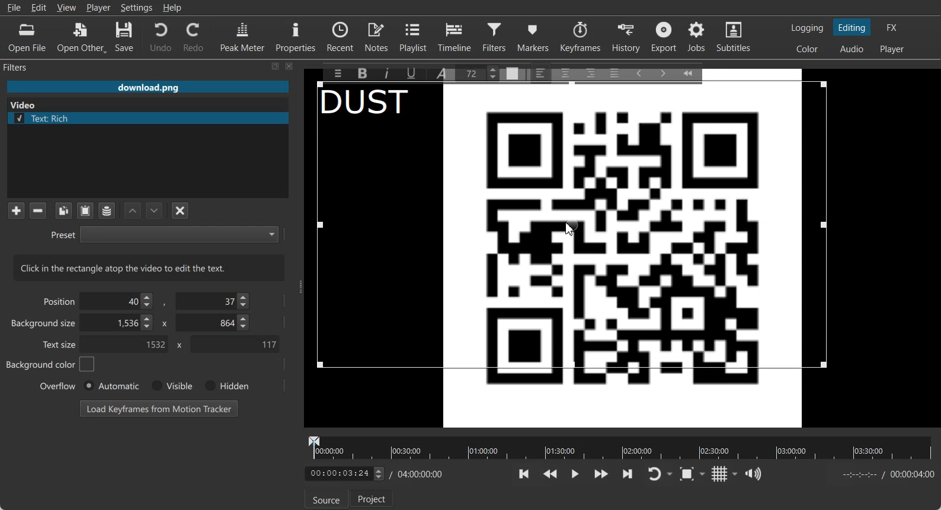  I want to click on Text Frame, so click(622, 256).